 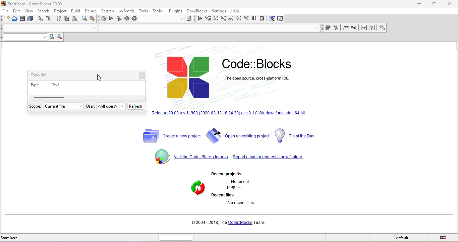 I want to click on next instruction, so click(x=240, y=19).